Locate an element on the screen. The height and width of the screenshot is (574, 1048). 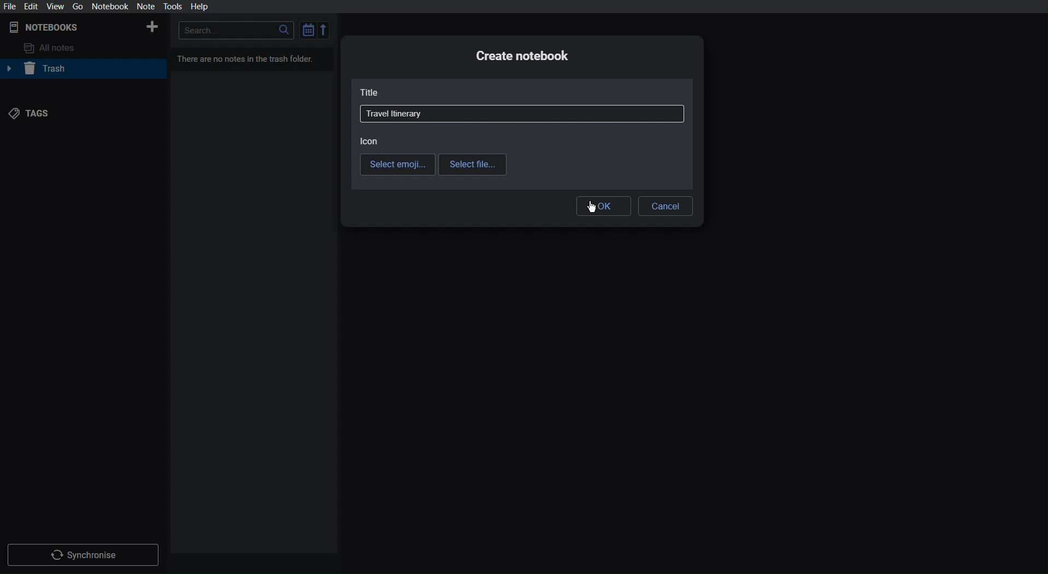
Edit is located at coordinates (32, 6).